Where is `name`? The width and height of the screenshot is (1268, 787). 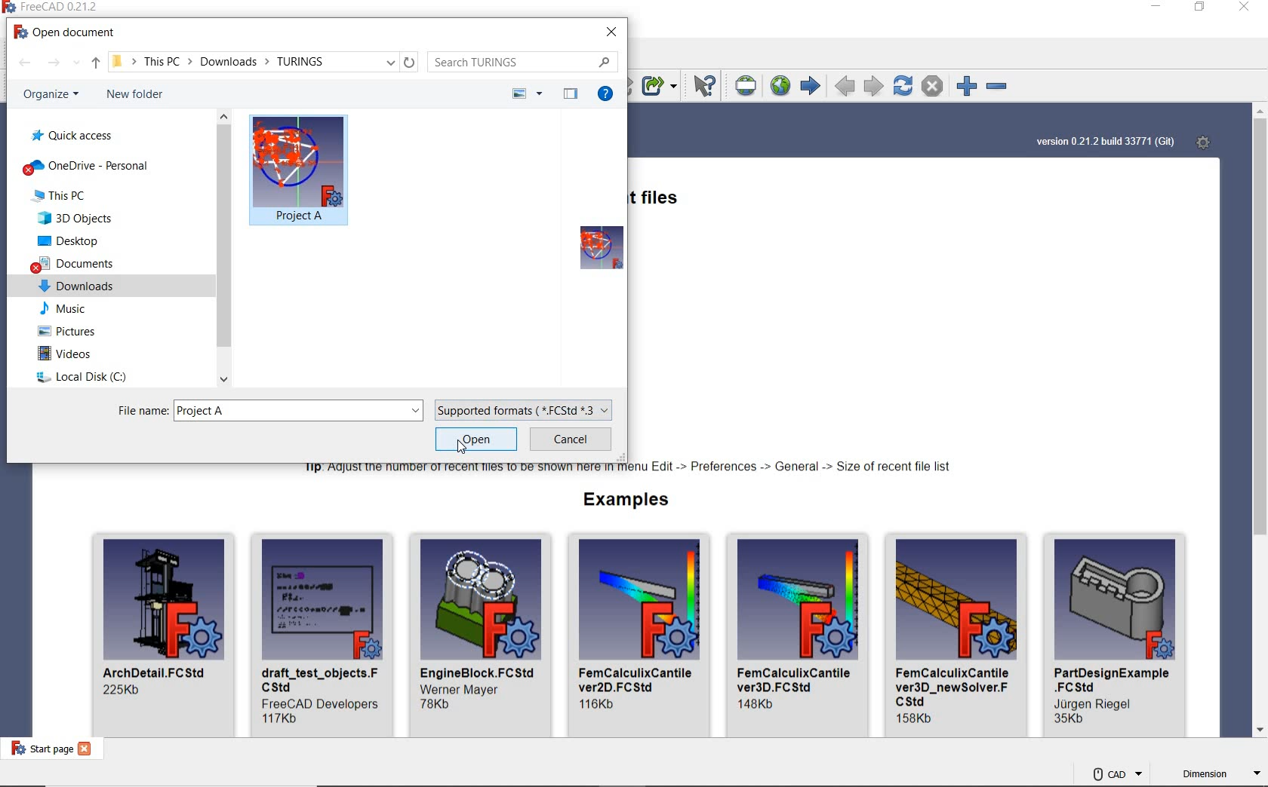
name is located at coordinates (639, 678).